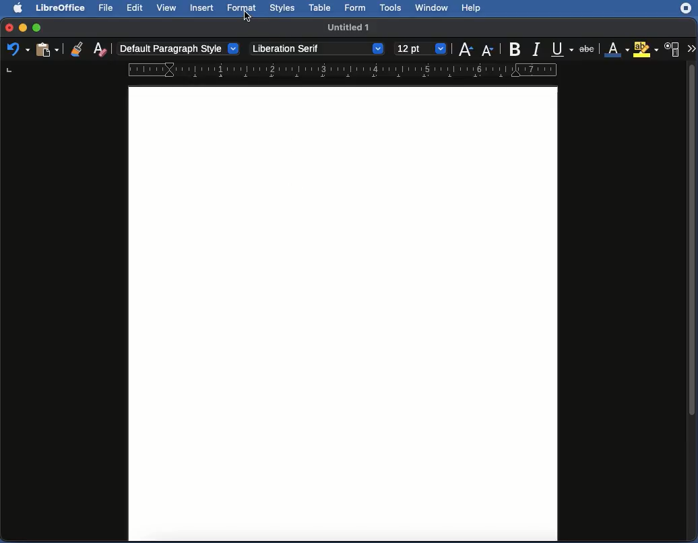  What do you see at coordinates (693, 300) in the screenshot?
I see `Scroll bar` at bounding box center [693, 300].